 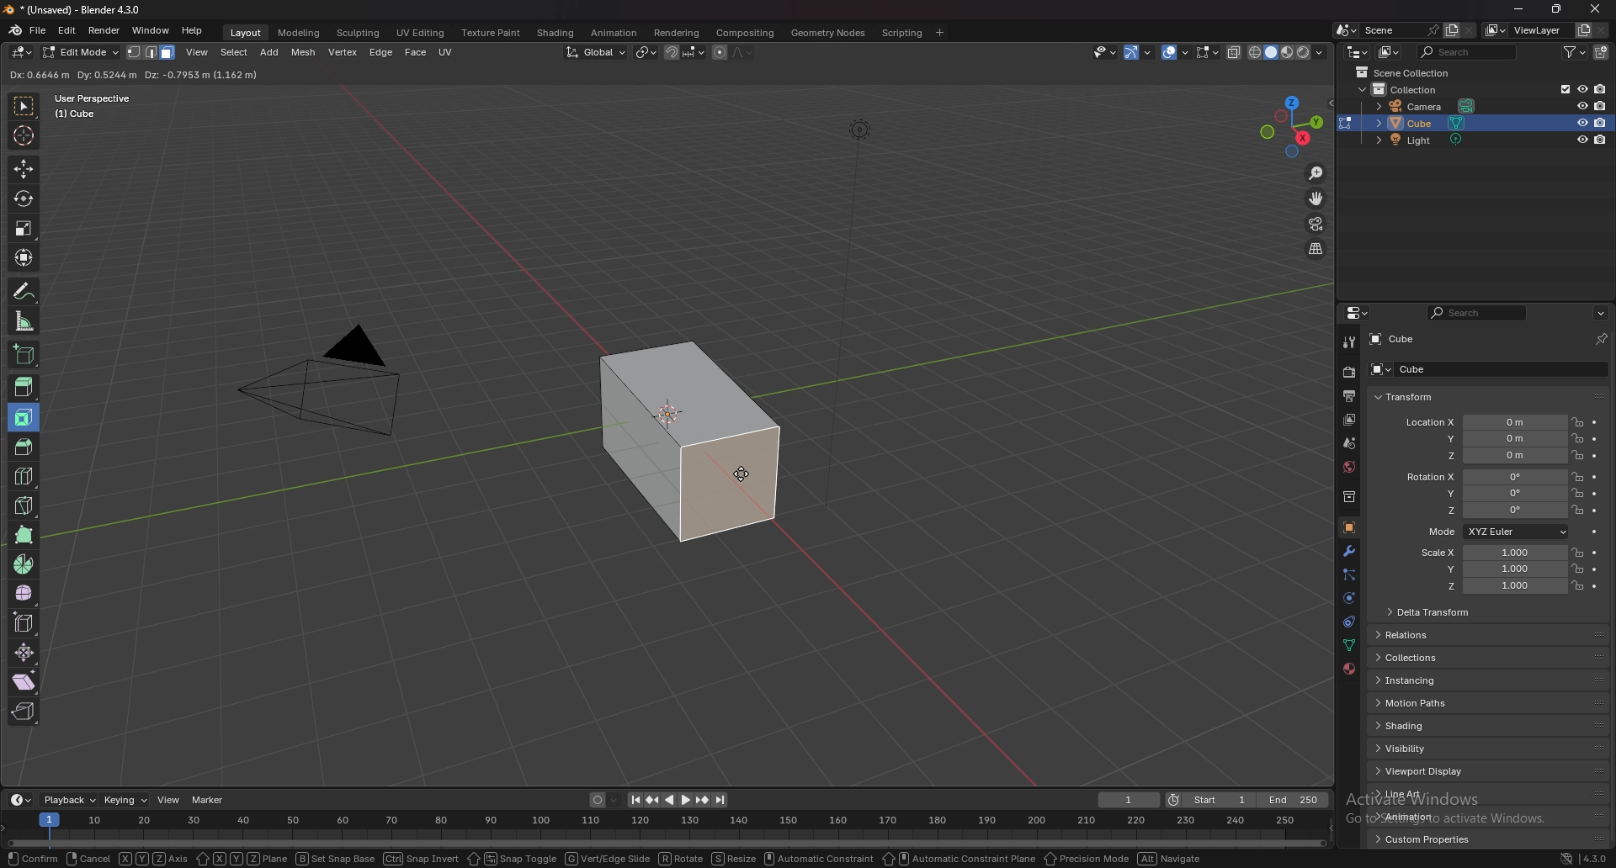 What do you see at coordinates (300, 33) in the screenshot?
I see `modeling` at bounding box center [300, 33].